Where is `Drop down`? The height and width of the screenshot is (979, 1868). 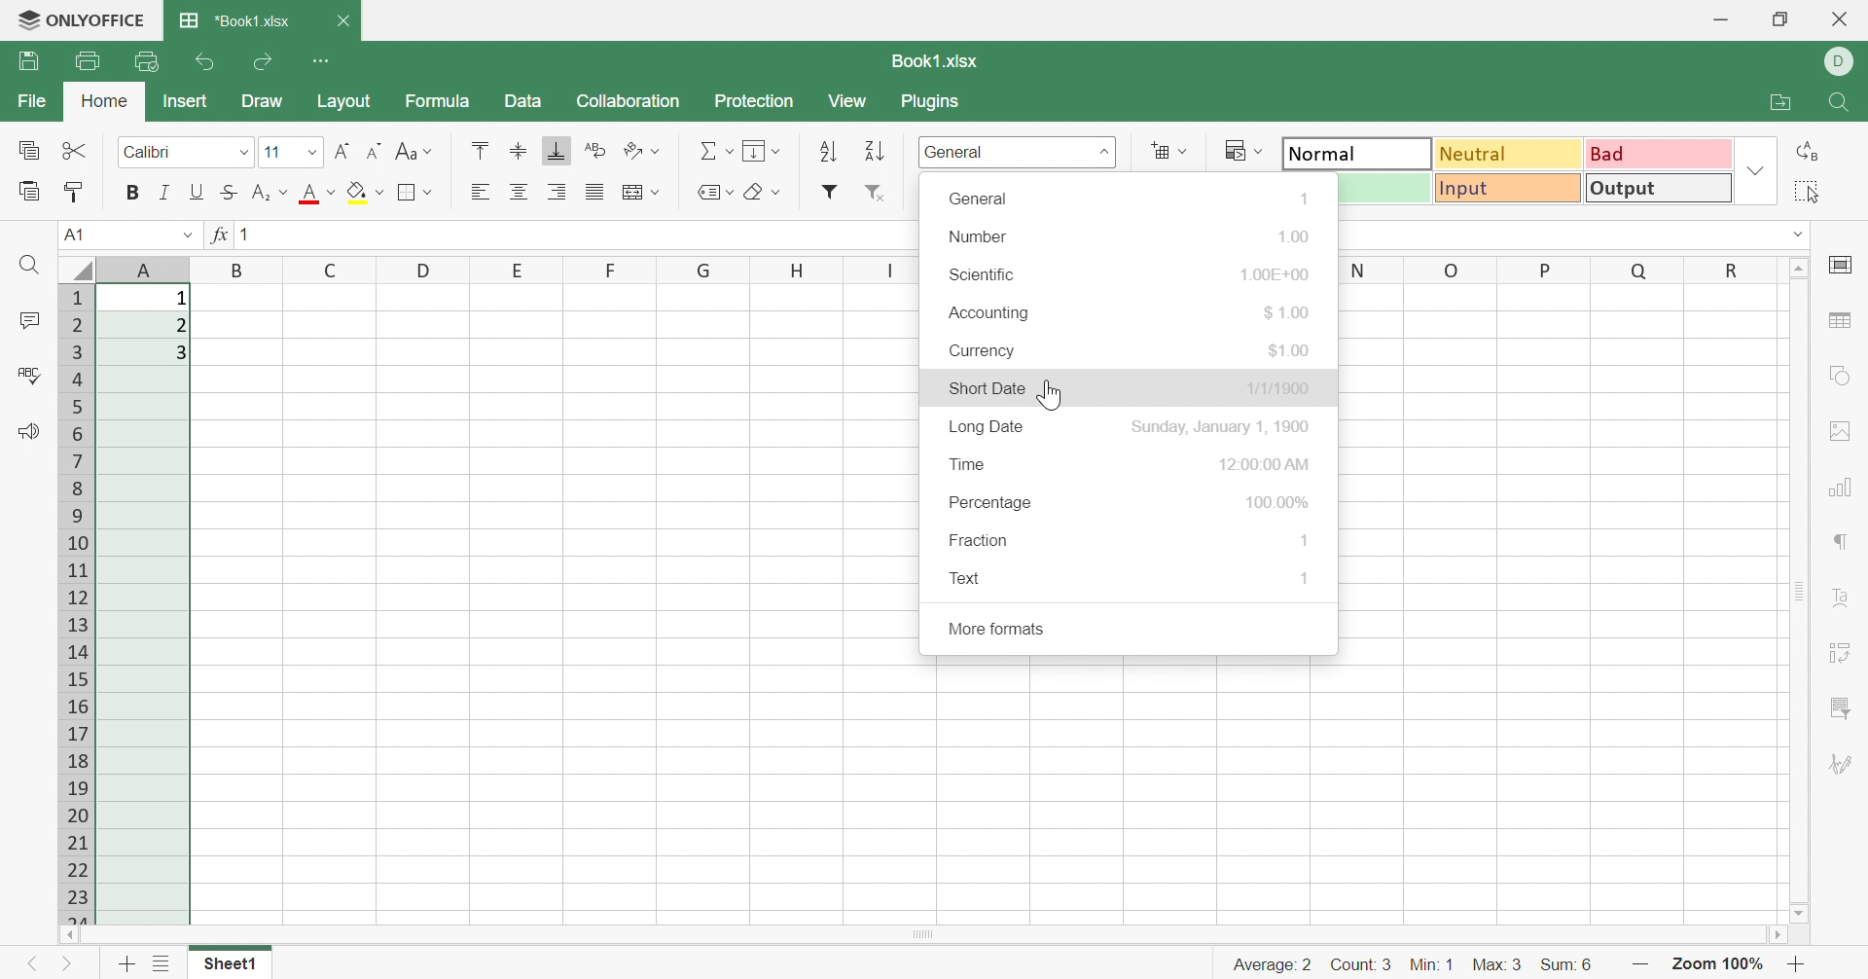
Drop down is located at coordinates (1756, 168).